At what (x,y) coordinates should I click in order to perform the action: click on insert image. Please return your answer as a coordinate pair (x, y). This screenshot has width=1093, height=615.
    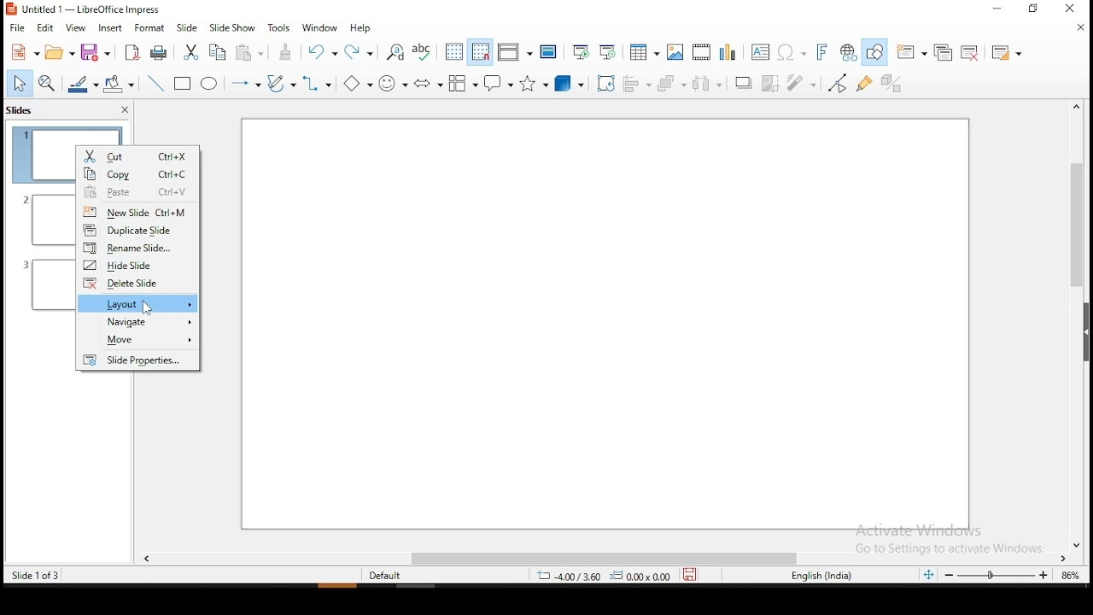
    Looking at the image, I should click on (674, 53).